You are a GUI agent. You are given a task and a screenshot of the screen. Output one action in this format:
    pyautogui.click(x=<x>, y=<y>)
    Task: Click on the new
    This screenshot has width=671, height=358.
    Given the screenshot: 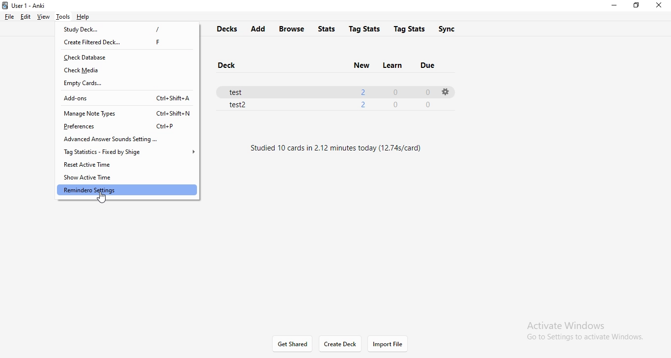 What is the action you would take?
    pyautogui.click(x=361, y=64)
    